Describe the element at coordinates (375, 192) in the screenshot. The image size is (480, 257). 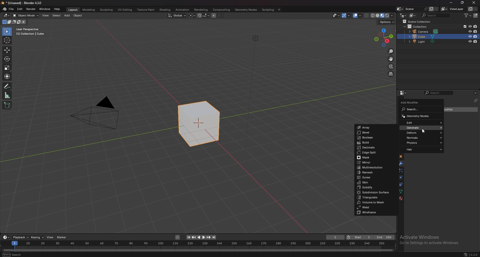
I see `subdivision surface` at that location.